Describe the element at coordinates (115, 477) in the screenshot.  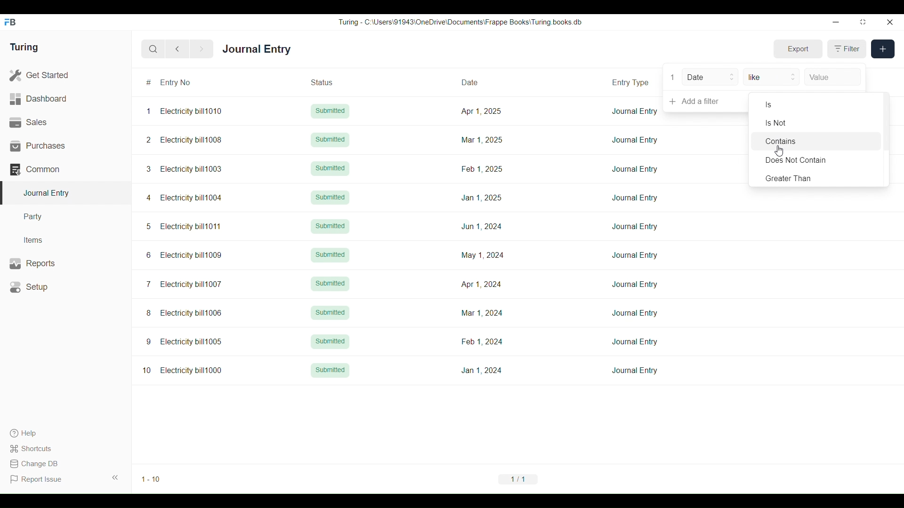
I see `Collapse sidebar` at that location.